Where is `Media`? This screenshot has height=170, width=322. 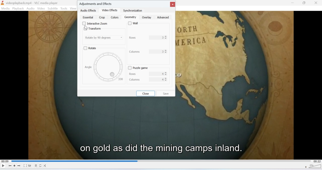 Media is located at coordinates (5, 9).